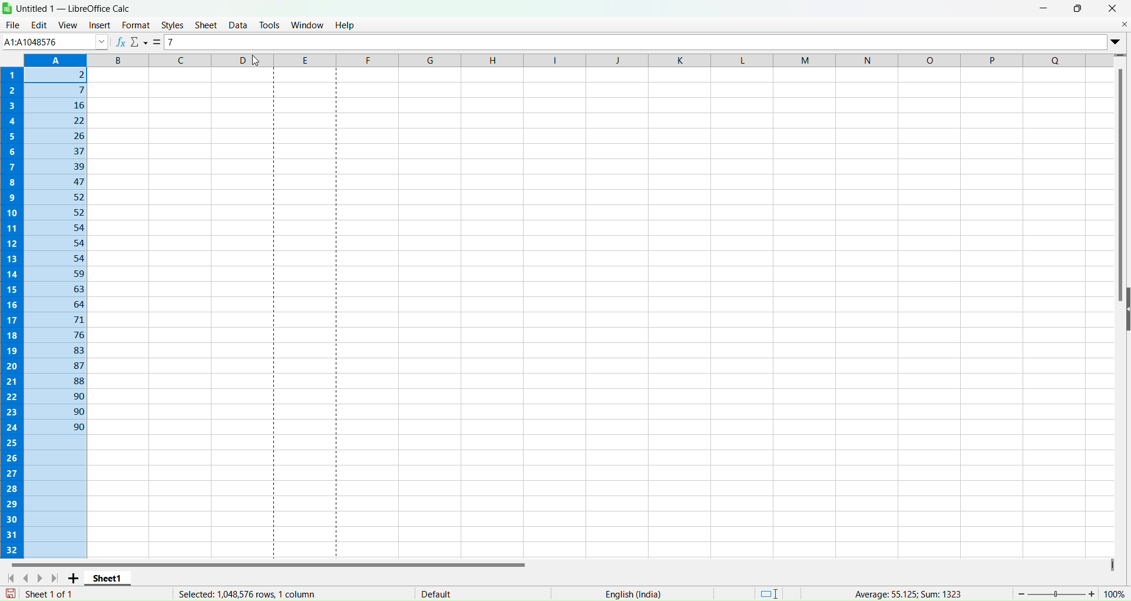  Describe the element at coordinates (270, 562) in the screenshot. I see `Horizontal Scroll Bar` at that location.